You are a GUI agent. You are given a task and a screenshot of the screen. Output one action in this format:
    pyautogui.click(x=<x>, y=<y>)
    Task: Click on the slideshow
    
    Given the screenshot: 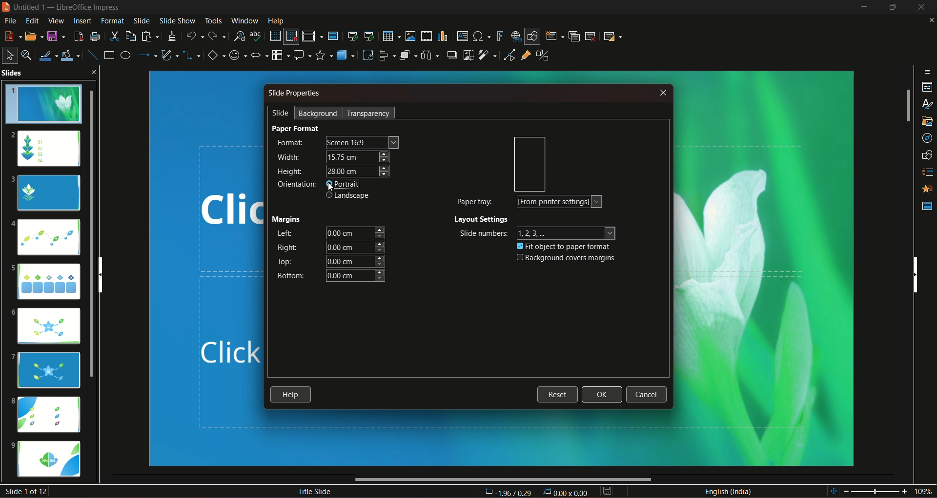 What is the action you would take?
    pyautogui.click(x=176, y=20)
    